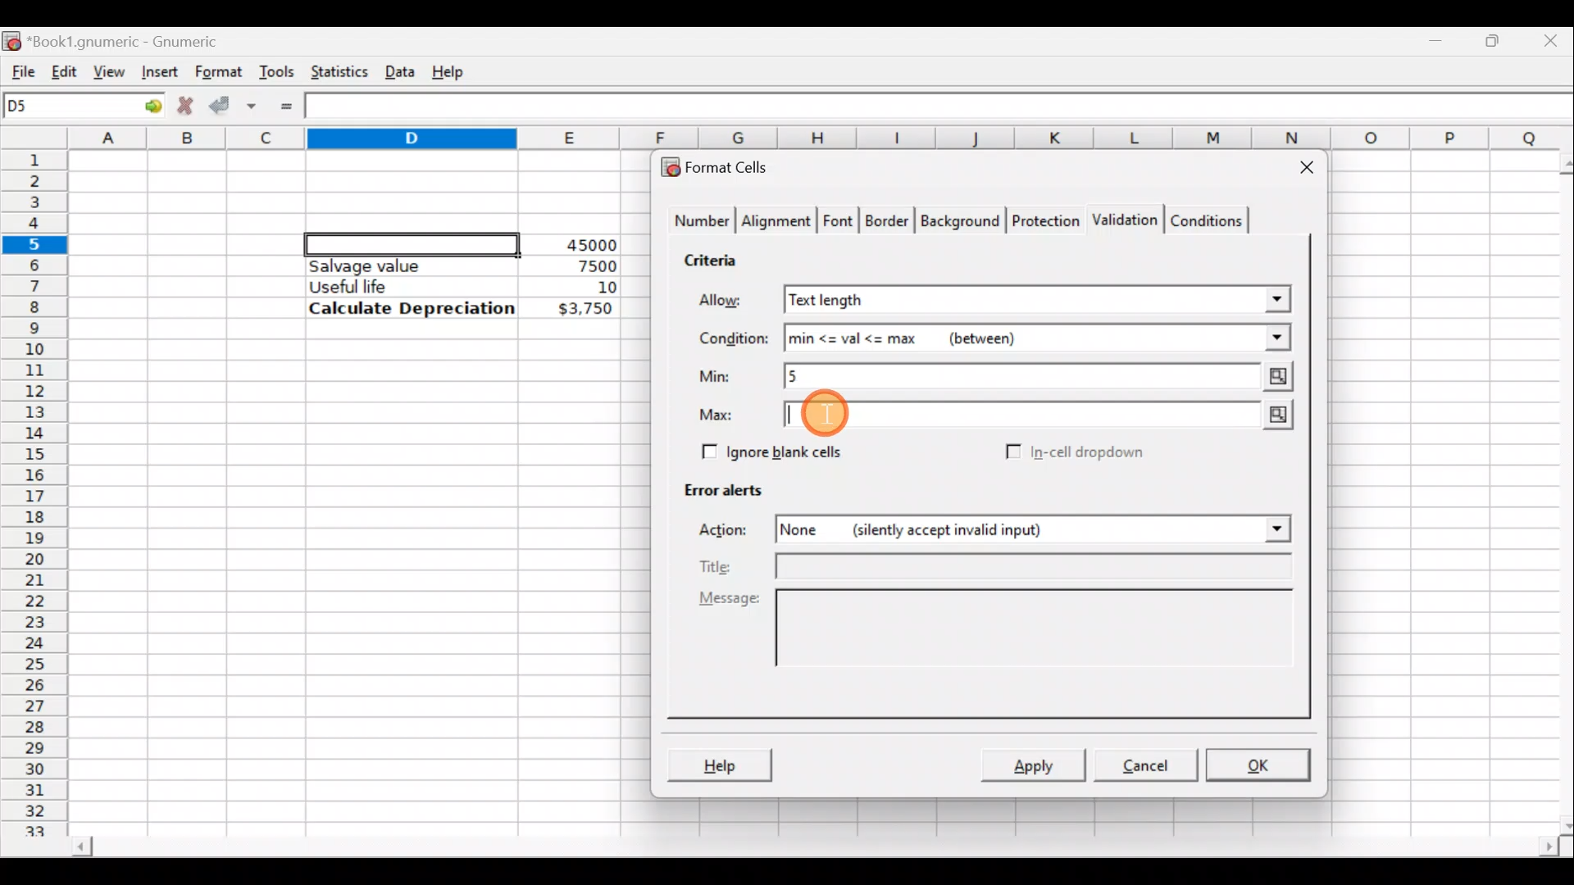 The image size is (1574, 885). I want to click on Font, so click(839, 223).